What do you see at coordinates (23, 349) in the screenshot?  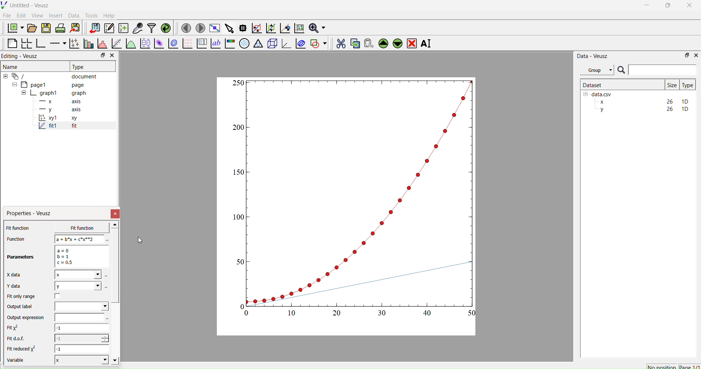 I see `Fit reduced x^2` at bounding box center [23, 349].